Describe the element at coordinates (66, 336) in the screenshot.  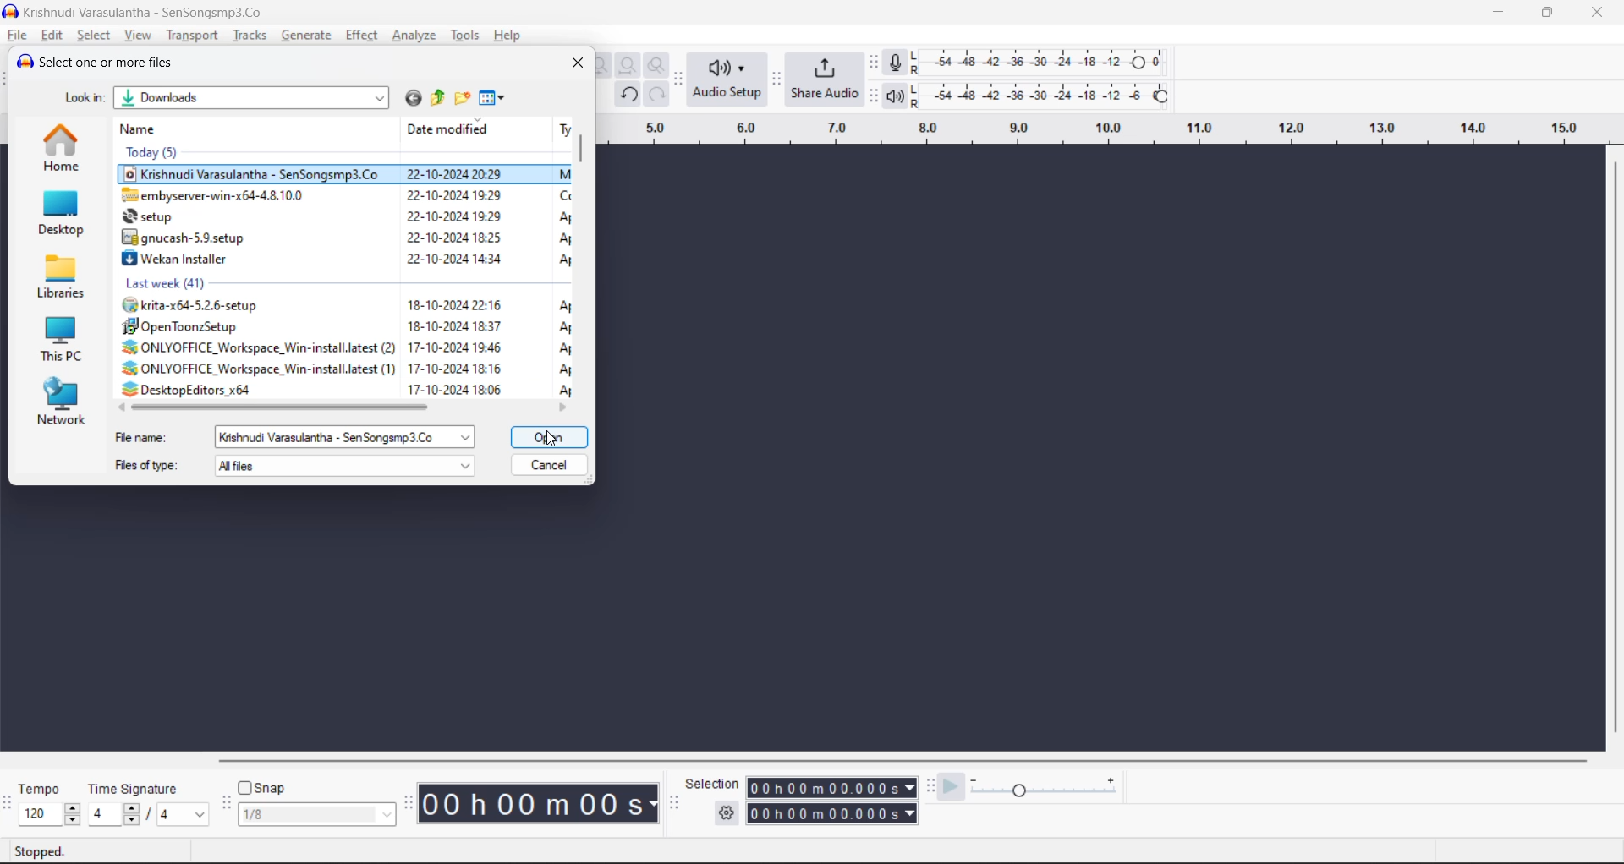
I see `this PC` at that location.